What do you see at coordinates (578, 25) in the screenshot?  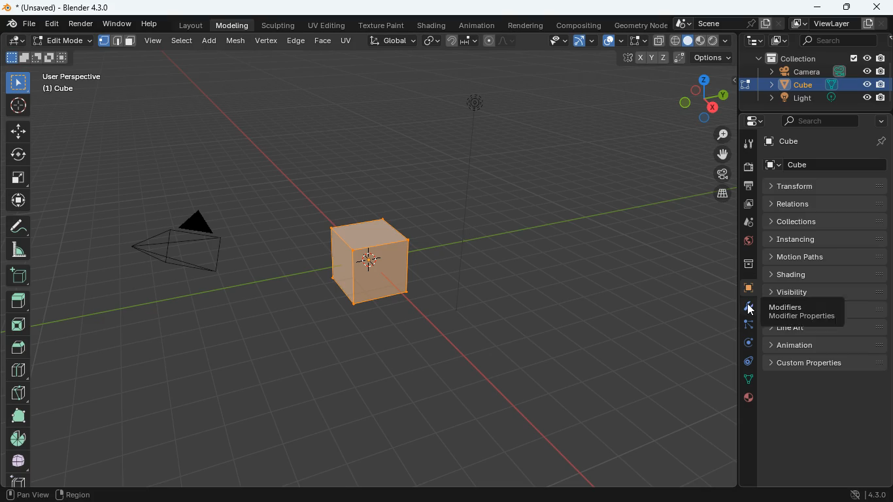 I see `compositing` at bounding box center [578, 25].